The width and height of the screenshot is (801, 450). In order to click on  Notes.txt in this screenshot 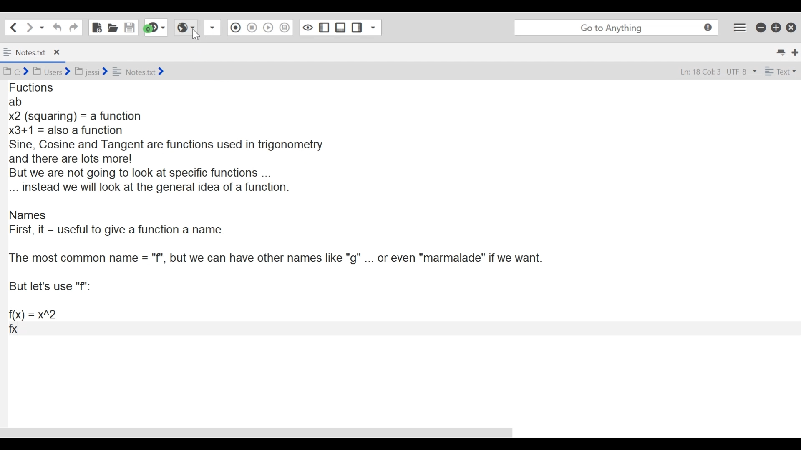, I will do `click(142, 72)`.